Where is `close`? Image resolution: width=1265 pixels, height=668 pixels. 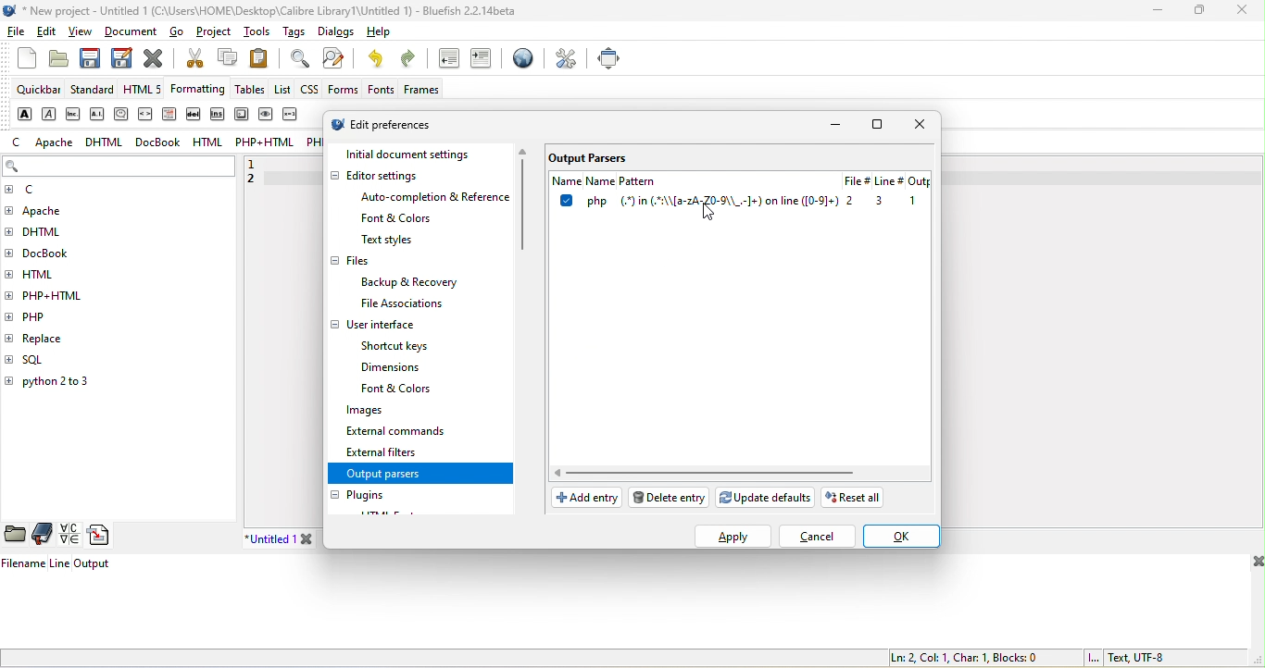
close is located at coordinates (1242, 11).